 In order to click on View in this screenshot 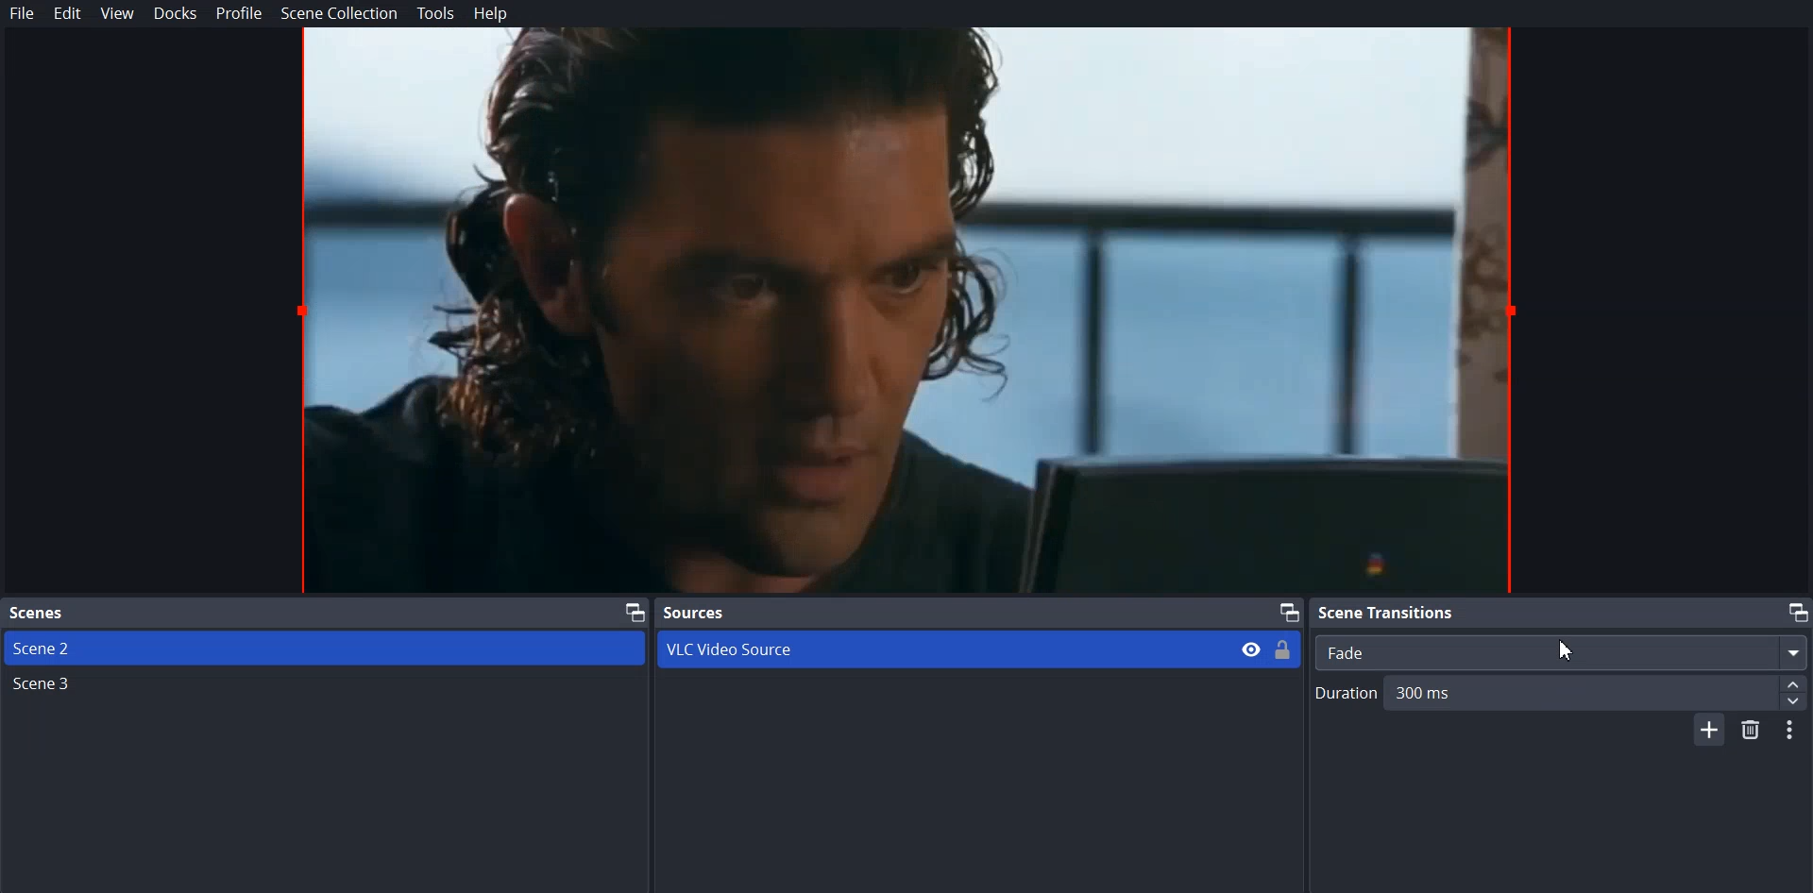, I will do `click(118, 14)`.